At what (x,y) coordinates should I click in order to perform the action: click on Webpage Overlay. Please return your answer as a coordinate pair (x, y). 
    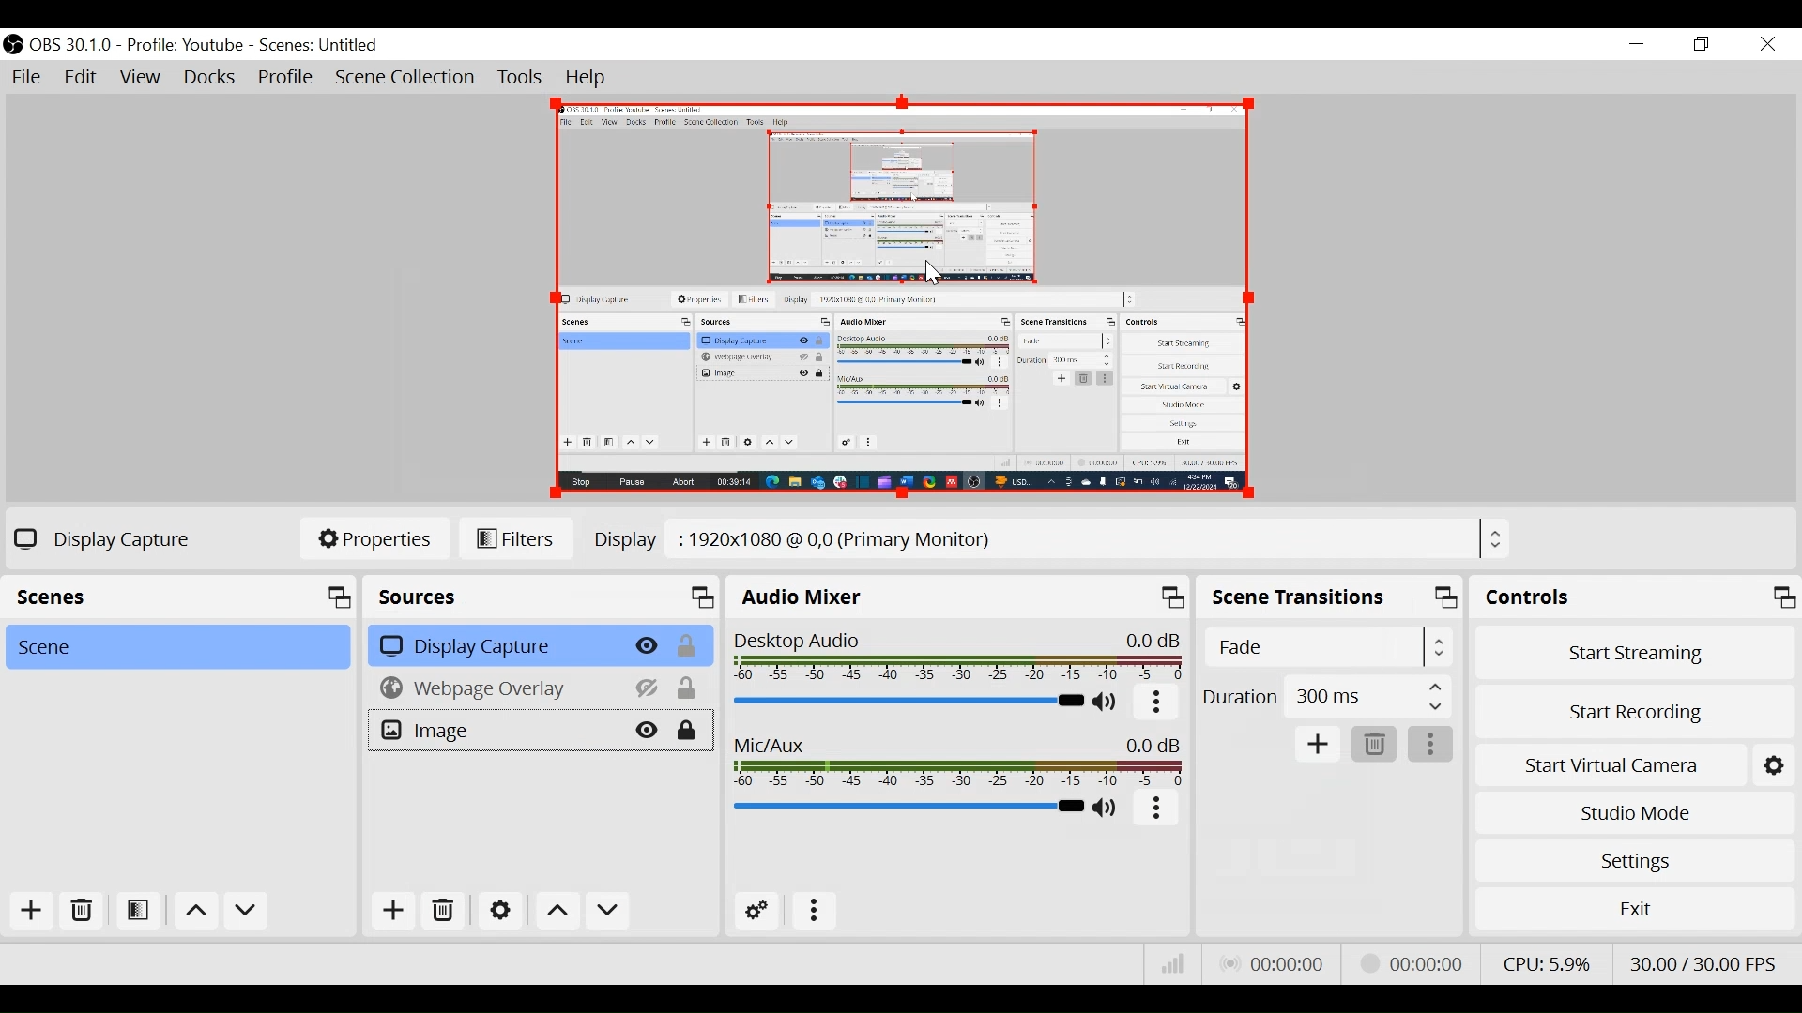
    Looking at the image, I should click on (492, 688).